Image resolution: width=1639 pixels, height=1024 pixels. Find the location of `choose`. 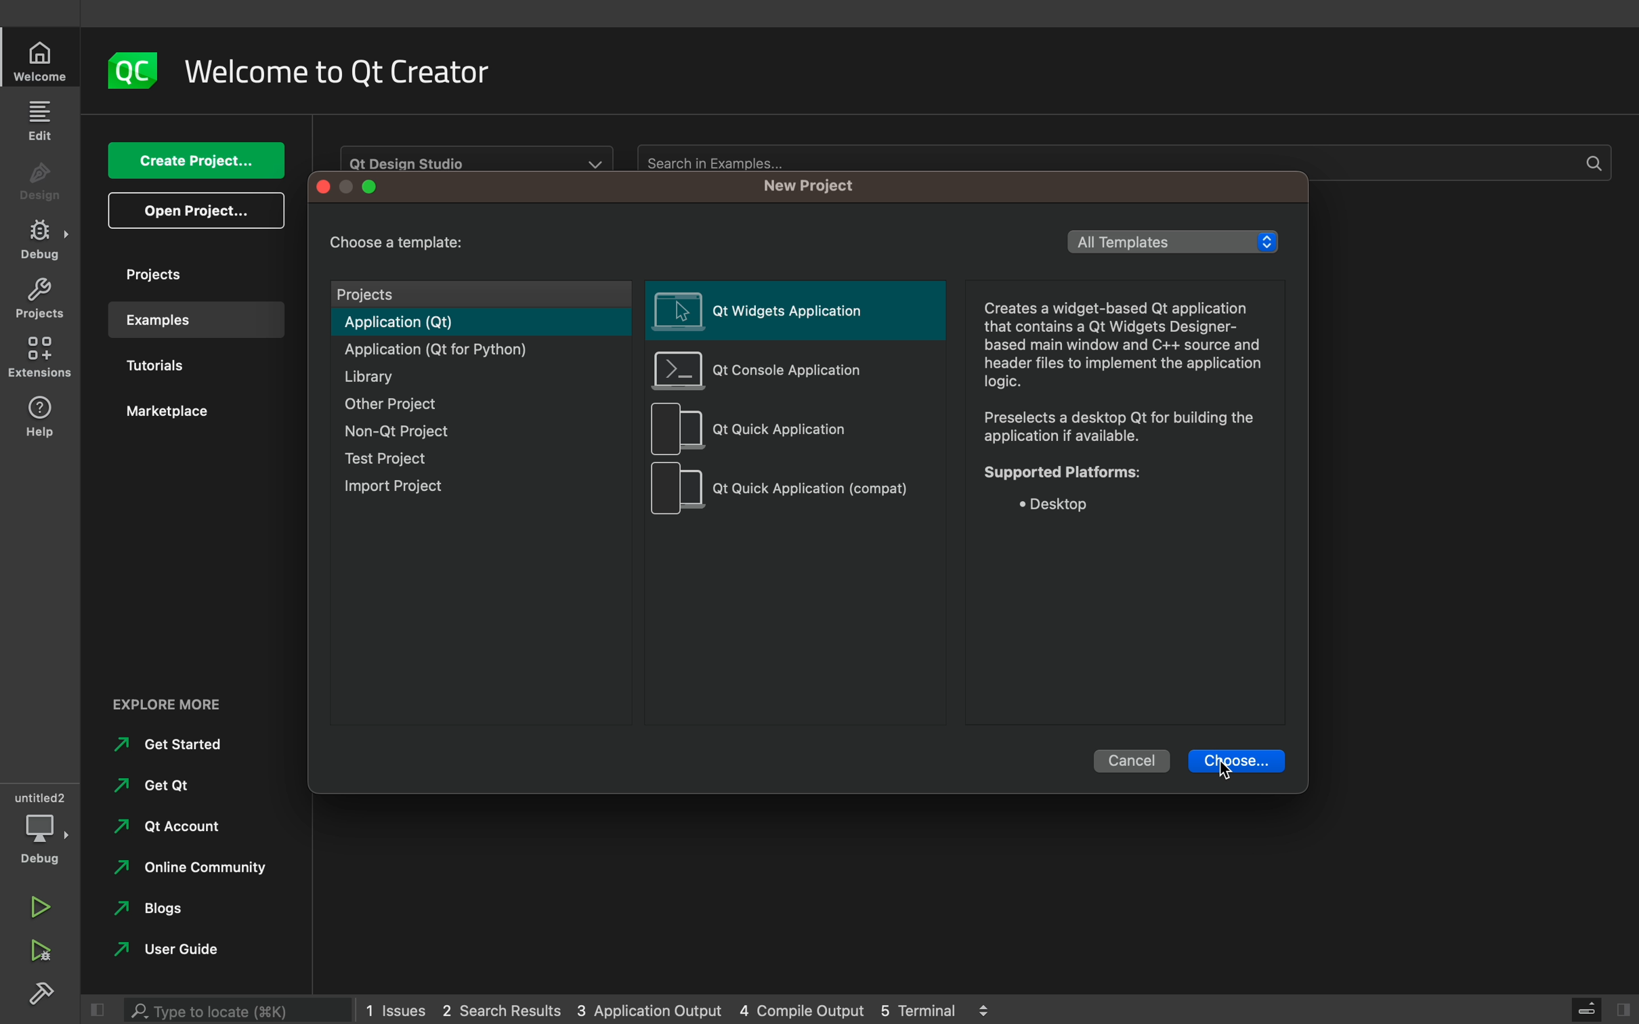

choose is located at coordinates (1238, 759).